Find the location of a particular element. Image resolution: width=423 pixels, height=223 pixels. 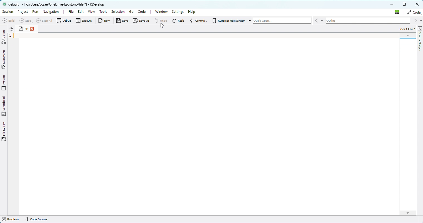

external scripts is located at coordinates (419, 41).